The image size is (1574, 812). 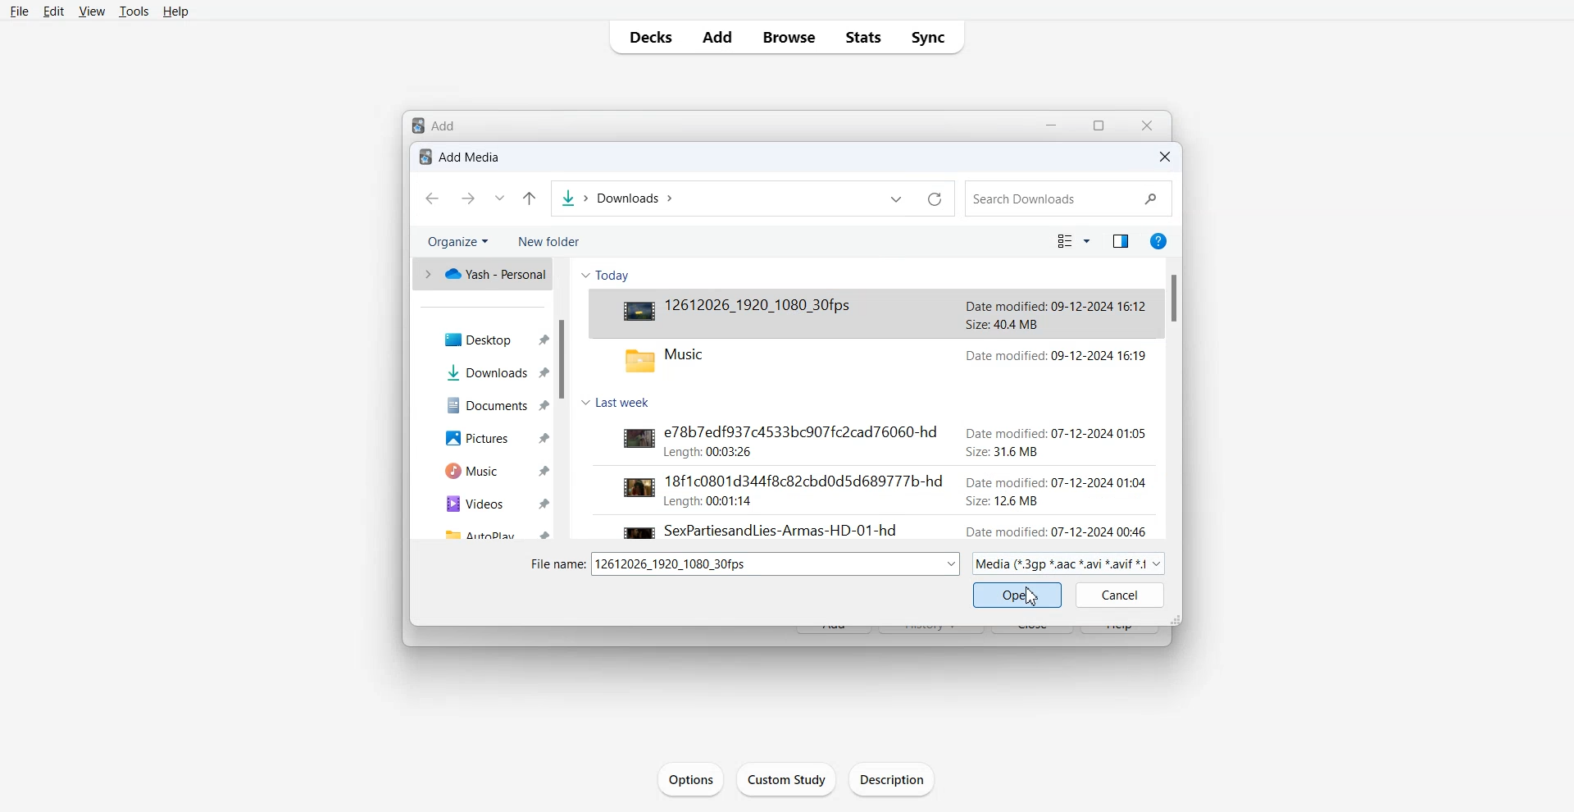 What do you see at coordinates (1067, 563) in the screenshot?
I see `Media Mode` at bounding box center [1067, 563].